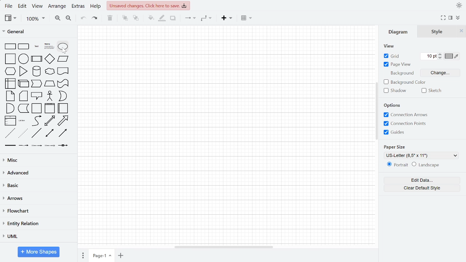  What do you see at coordinates (37, 96) in the screenshot?
I see `callout` at bounding box center [37, 96].